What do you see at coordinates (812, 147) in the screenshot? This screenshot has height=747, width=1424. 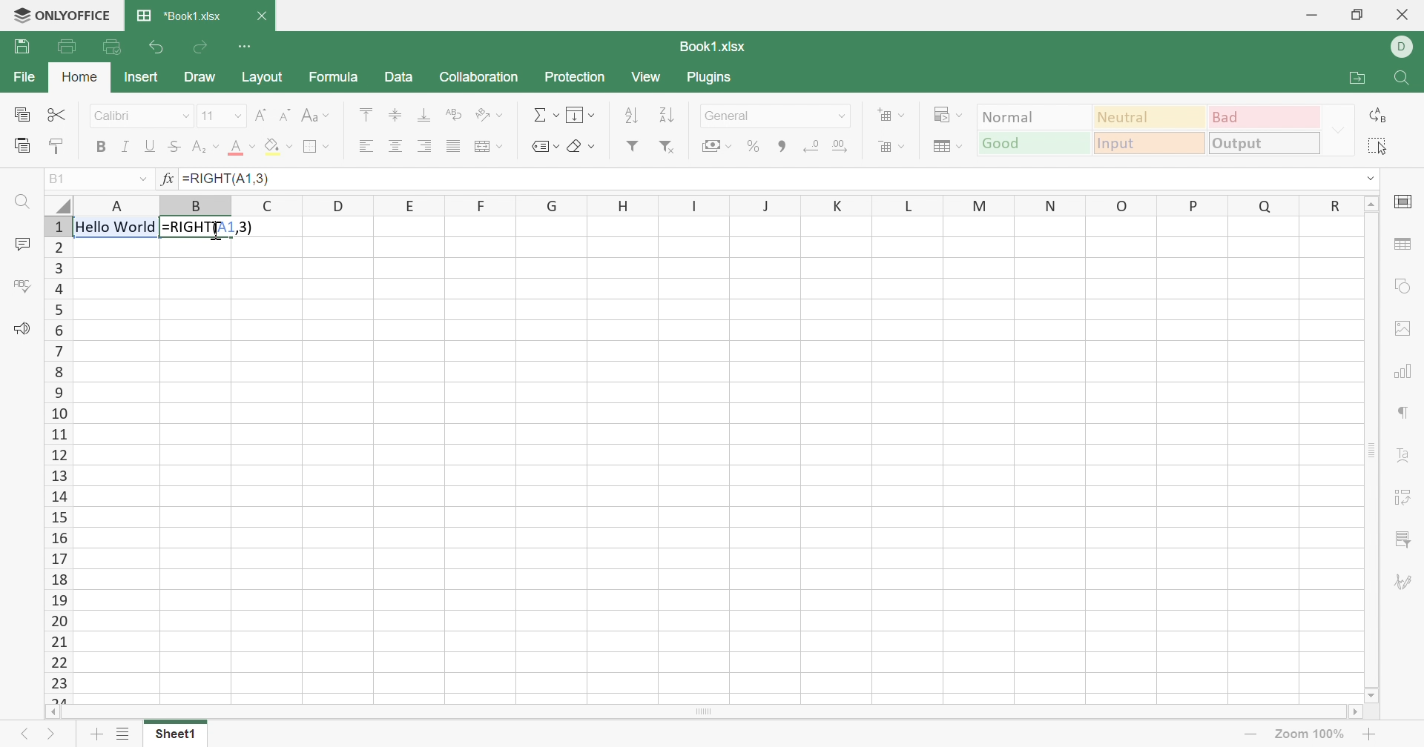 I see `Decrease decimal` at bounding box center [812, 147].